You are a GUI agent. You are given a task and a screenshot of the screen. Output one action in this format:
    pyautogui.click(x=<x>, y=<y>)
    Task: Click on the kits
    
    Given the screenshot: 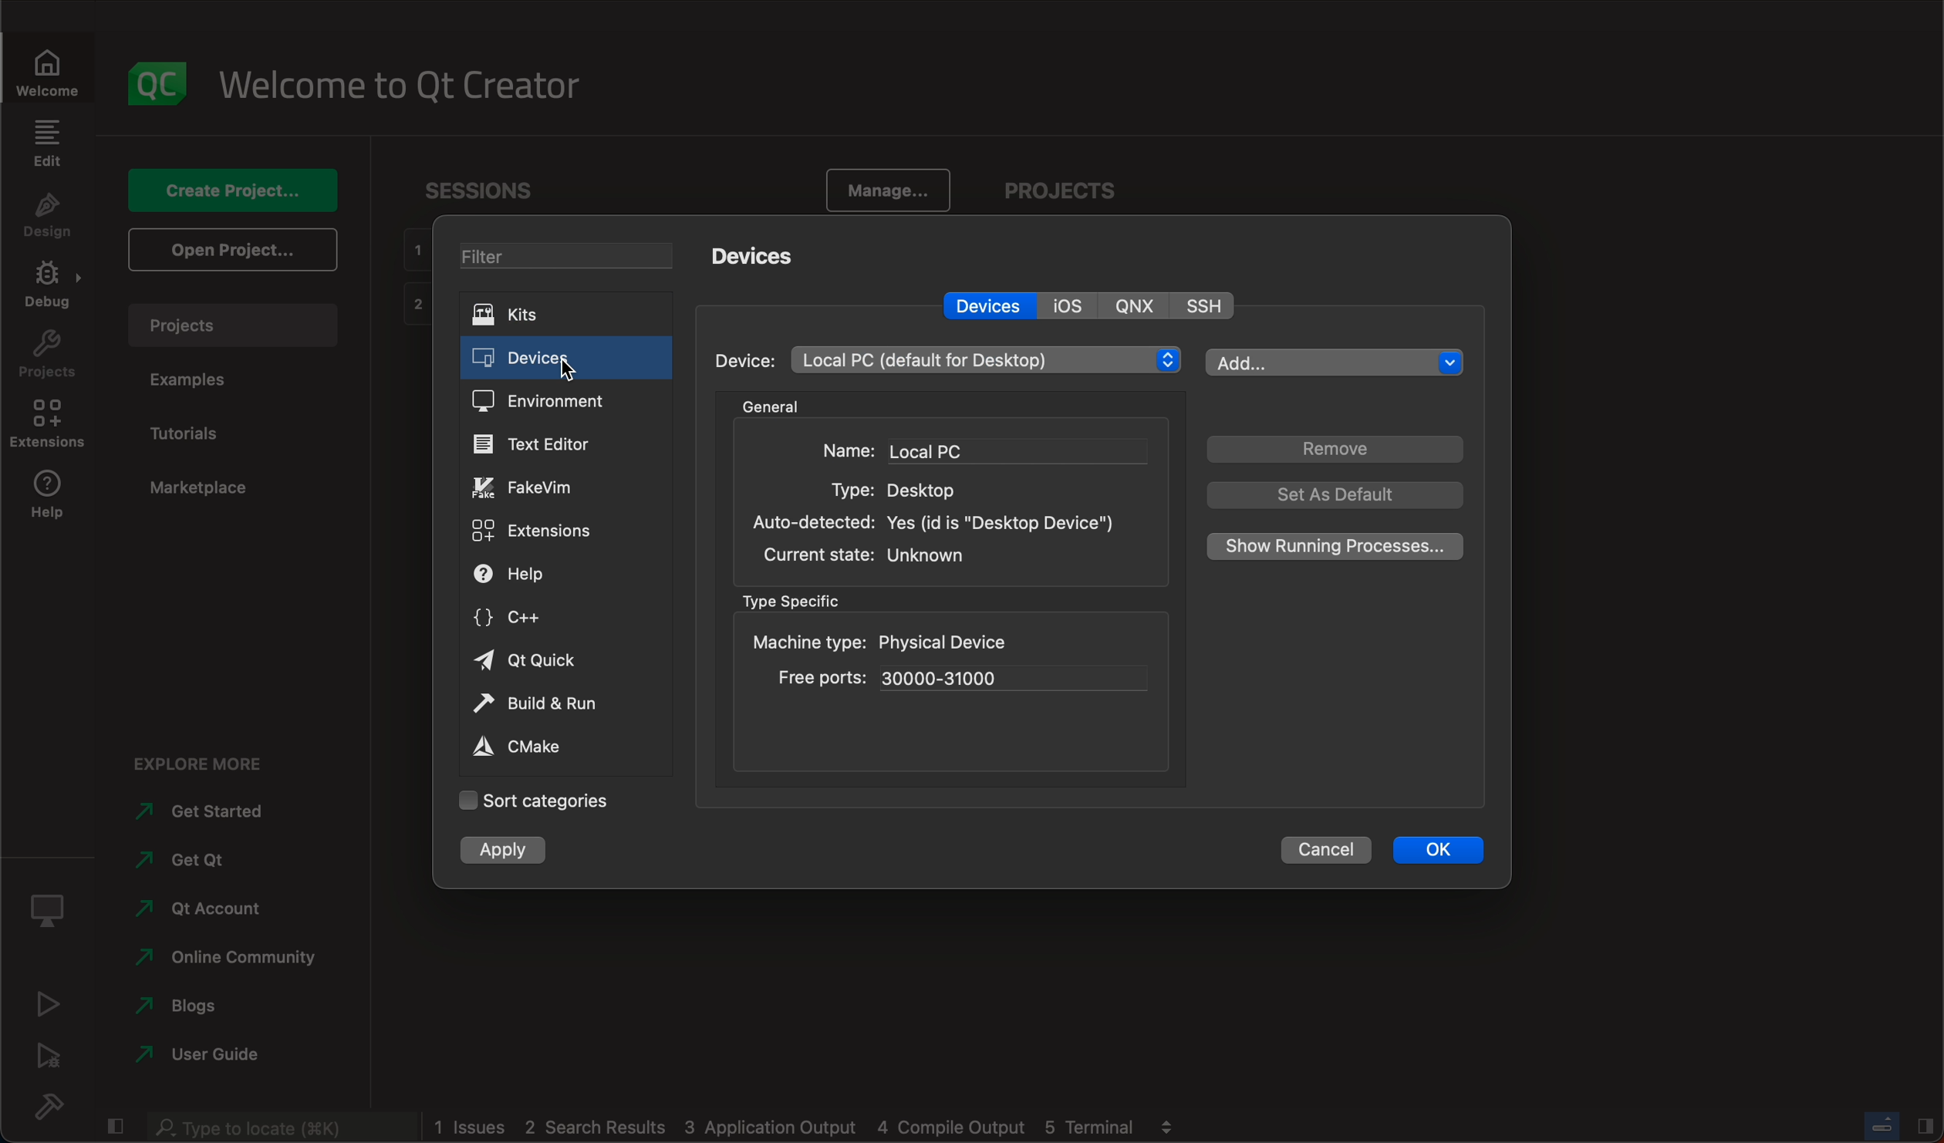 What is the action you would take?
    pyautogui.click(x=572, y=311)
    